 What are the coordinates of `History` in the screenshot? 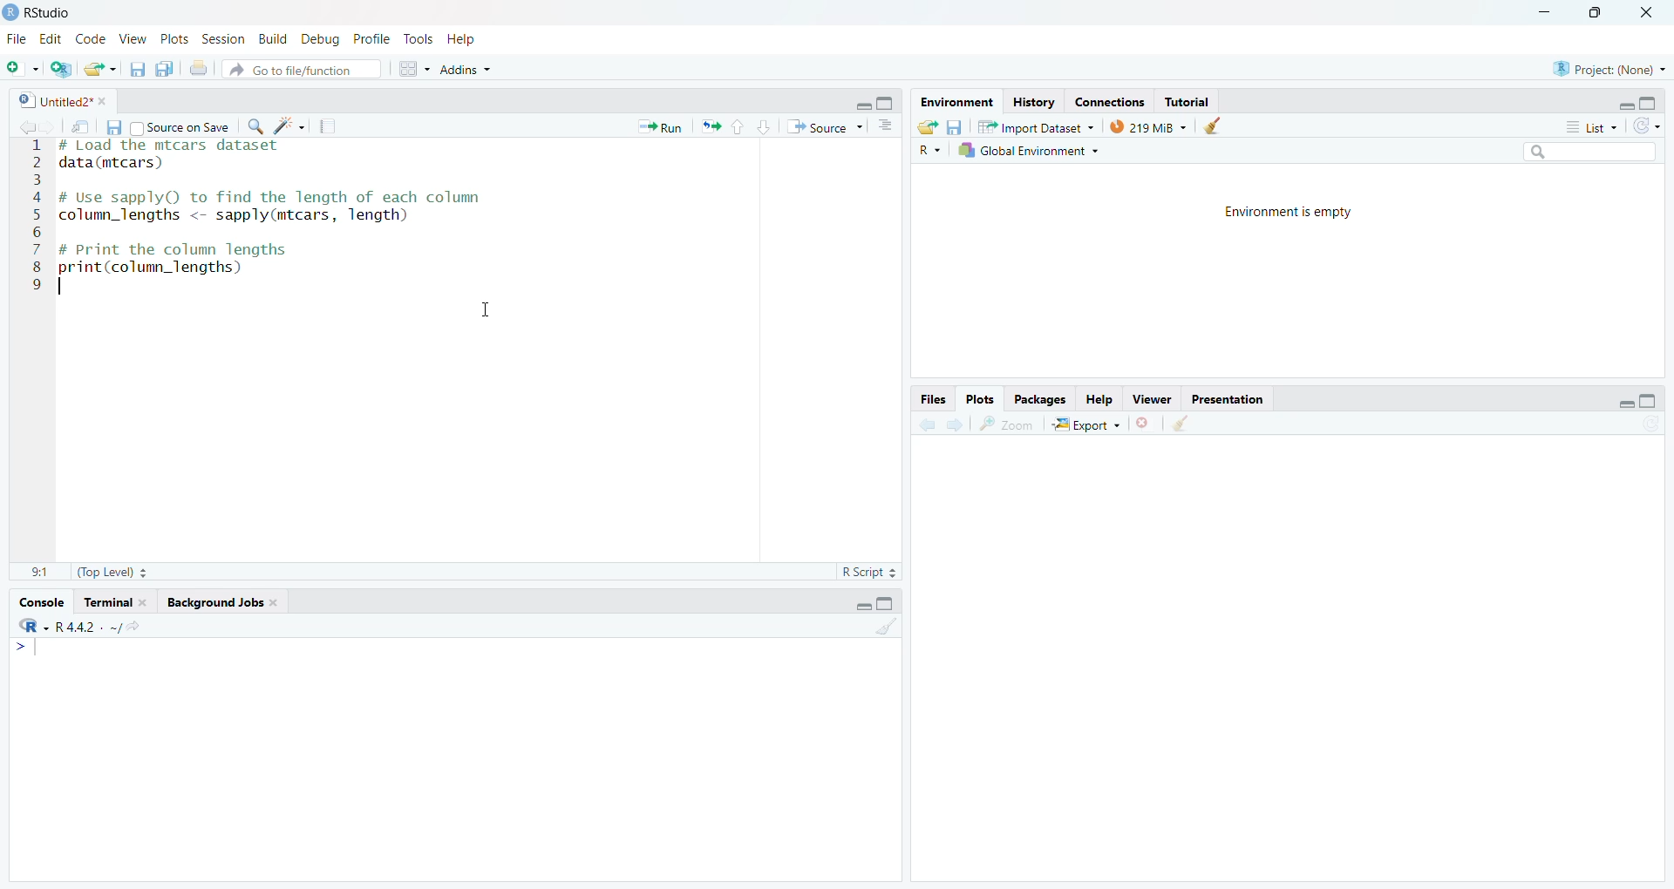 It's located at (1033, 102).